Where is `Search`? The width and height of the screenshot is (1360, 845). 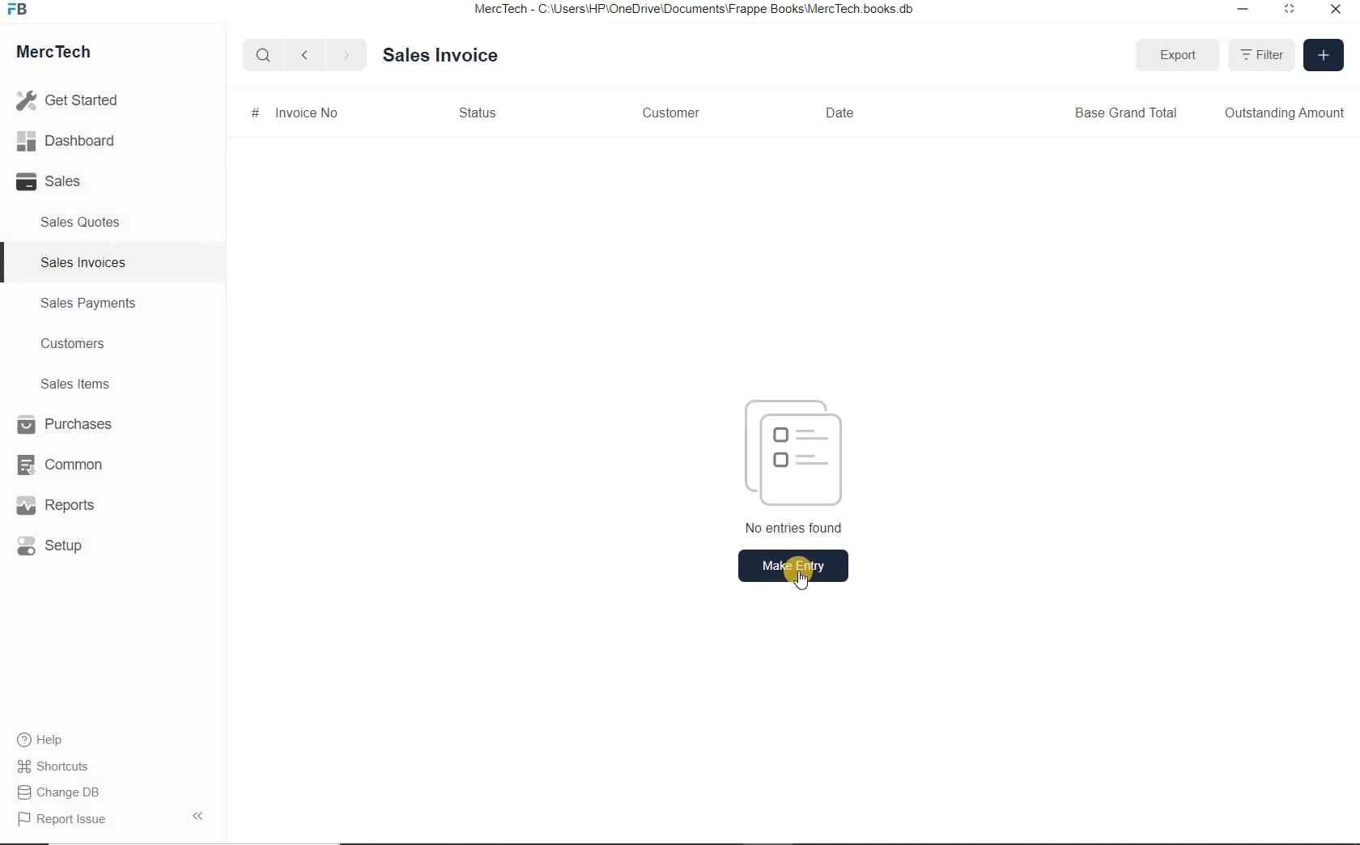
Search is located at coordinates (265, 56).